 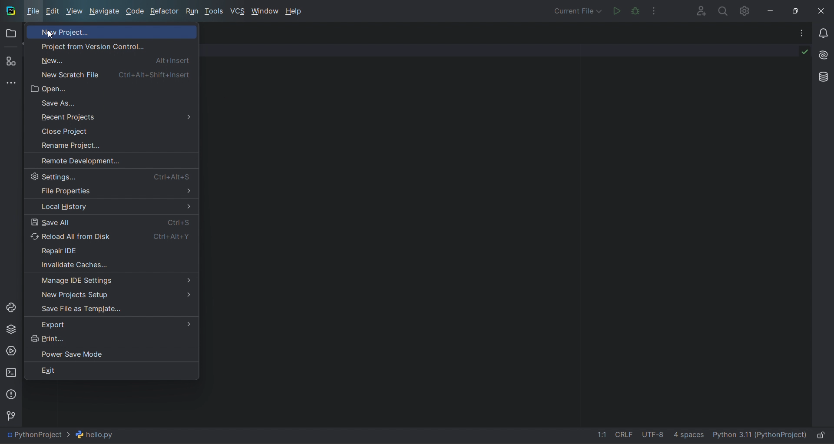 I want to click on close, so click(x=823, y=9).